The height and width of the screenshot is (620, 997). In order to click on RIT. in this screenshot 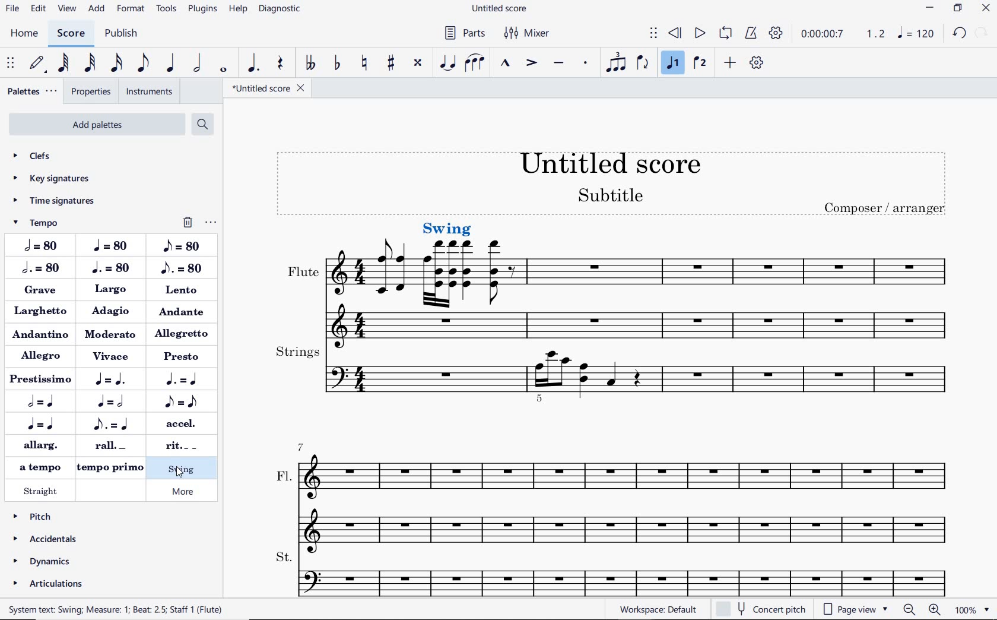, I will do `click(176, 445)`.